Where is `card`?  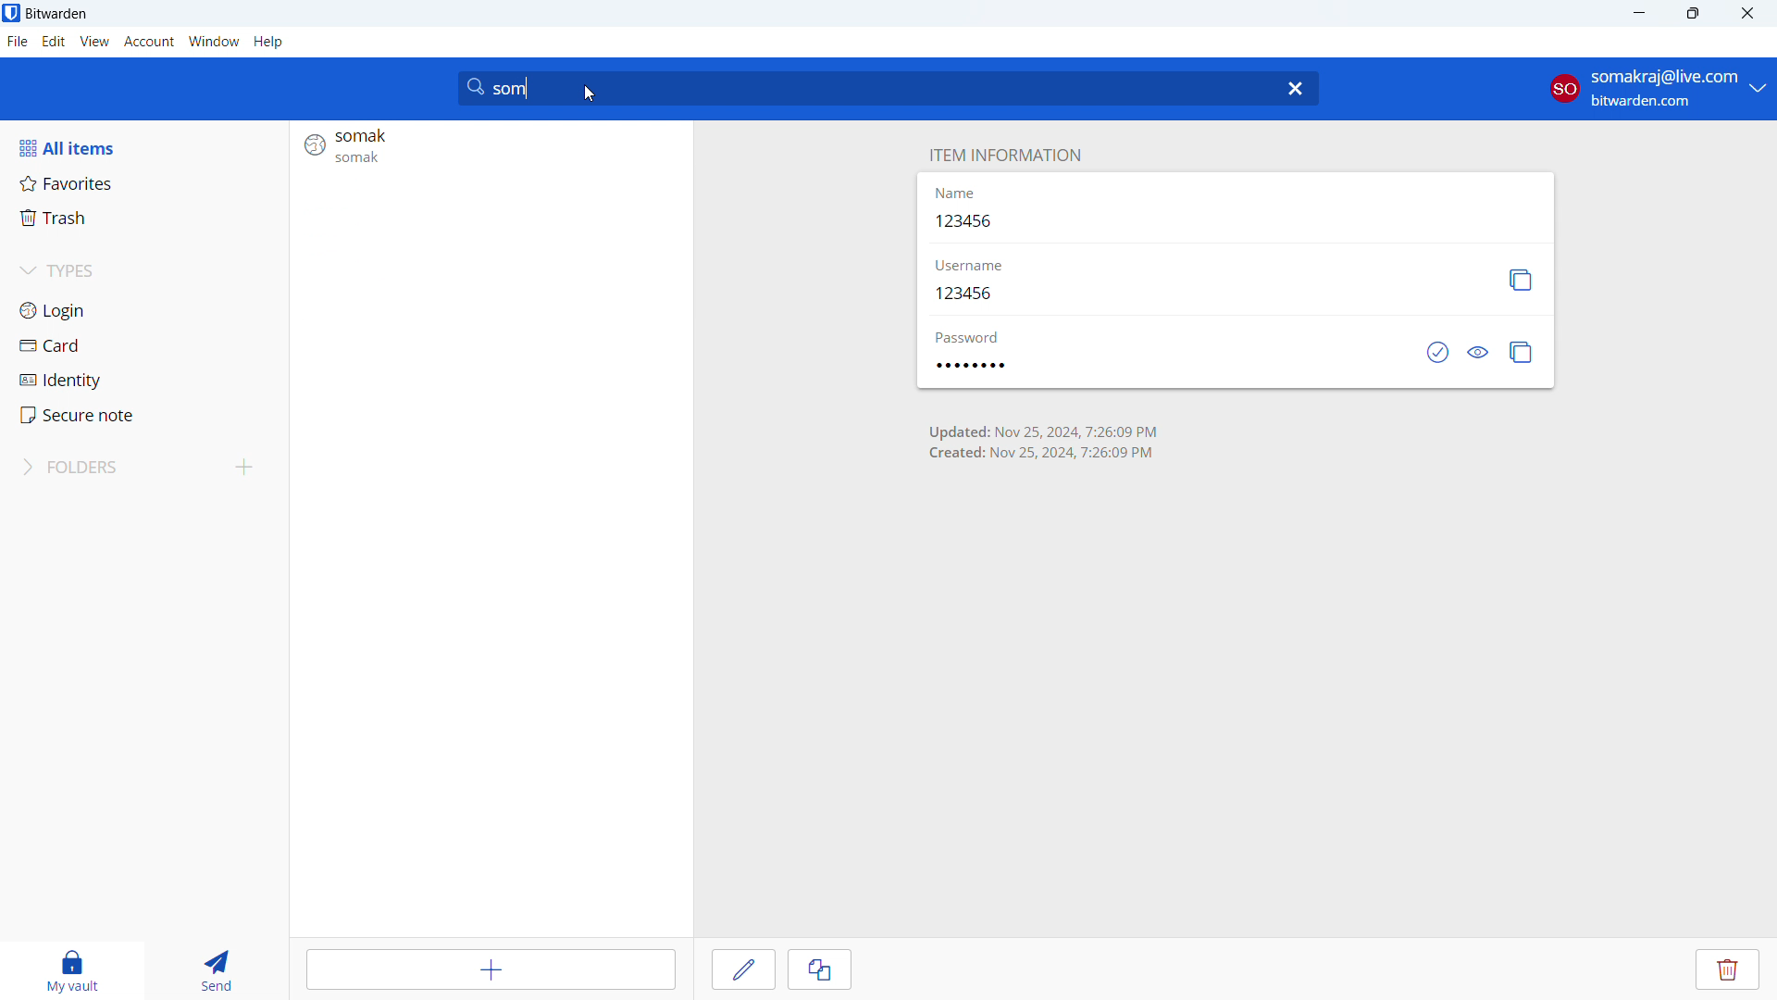 card is located at coordinates (143, 344).